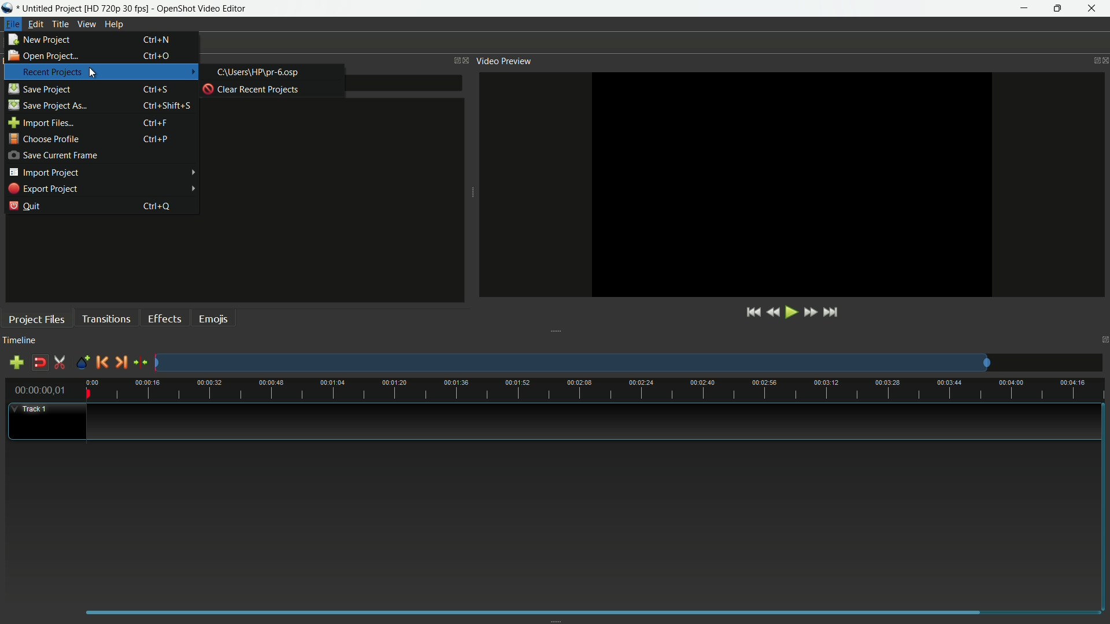 The image size is (1110, 624). Describe the element at coordinates (1103, 61) in the screenshot. I see `close video preview` at that location.